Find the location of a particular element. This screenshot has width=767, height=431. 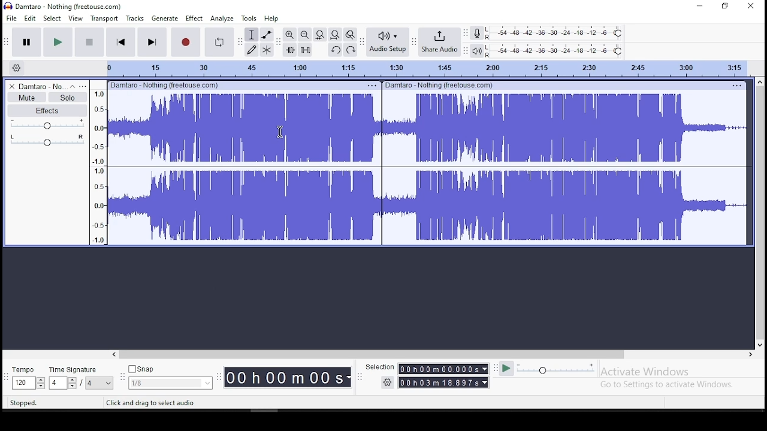

restore is located at coordinates (725, 7).